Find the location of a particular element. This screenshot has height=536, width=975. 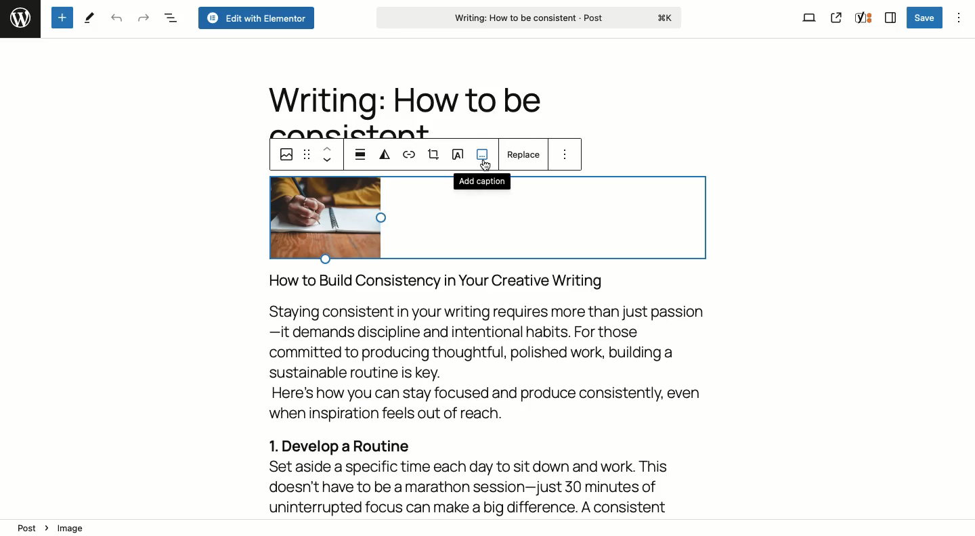

Duotone filter is located at coordinates (386, 155).